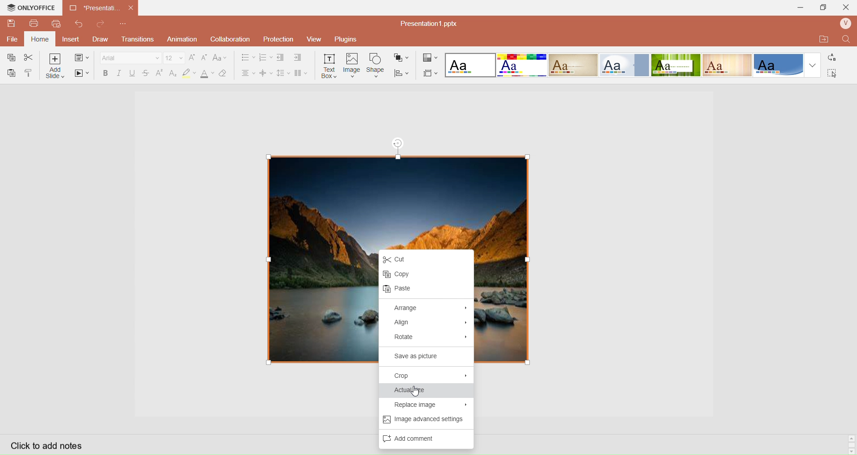 The height and width of the screenshot is (455, 857). What do you see at coordinates (803, 7) in the screenshot?
I see `Minimize` at bounding box center [803, 7].